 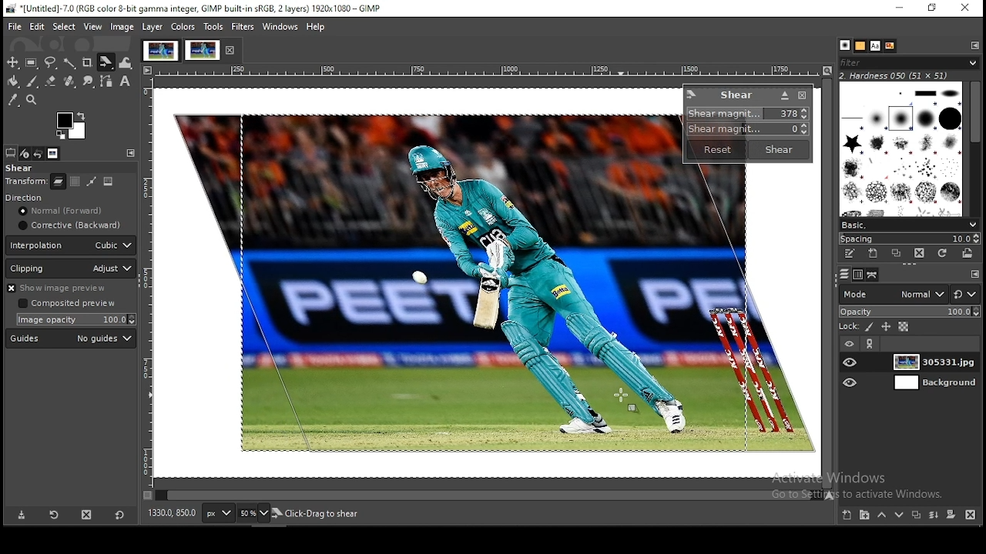 I want to click on refresh brushes, so click(x=943, y=254).